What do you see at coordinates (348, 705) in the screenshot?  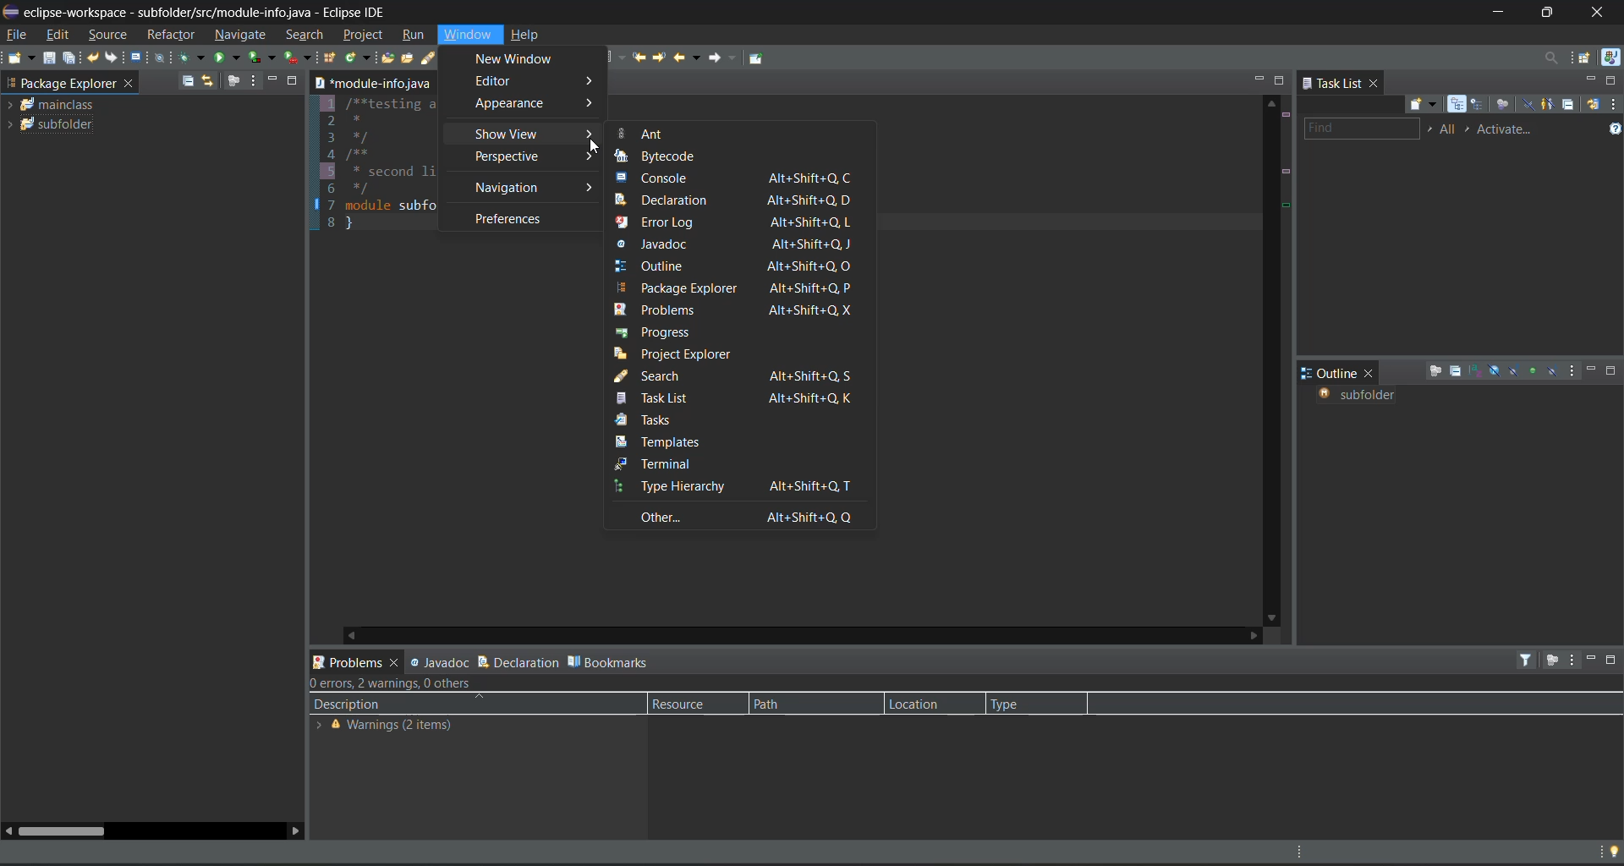 I see `description` at bounding box center [348, 705].